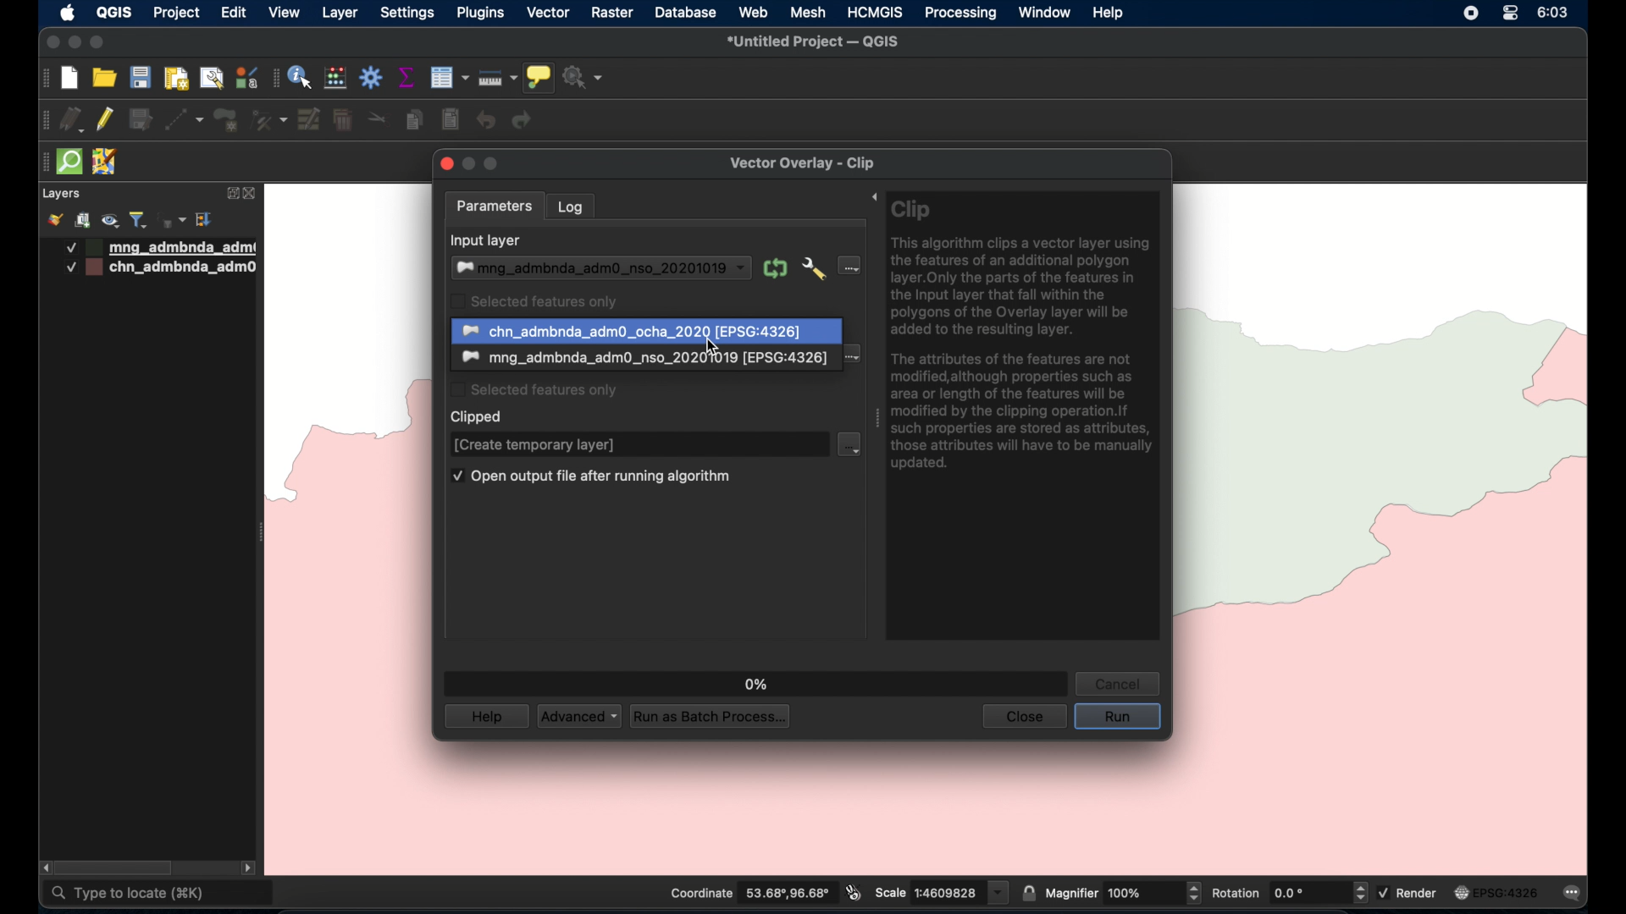 The width and height of the screenshot is (1626, 914). What do you see at coordinates (849, 445) in the screenshot?
I see `clipped dropdown menu` at bounding box center [849, 445].